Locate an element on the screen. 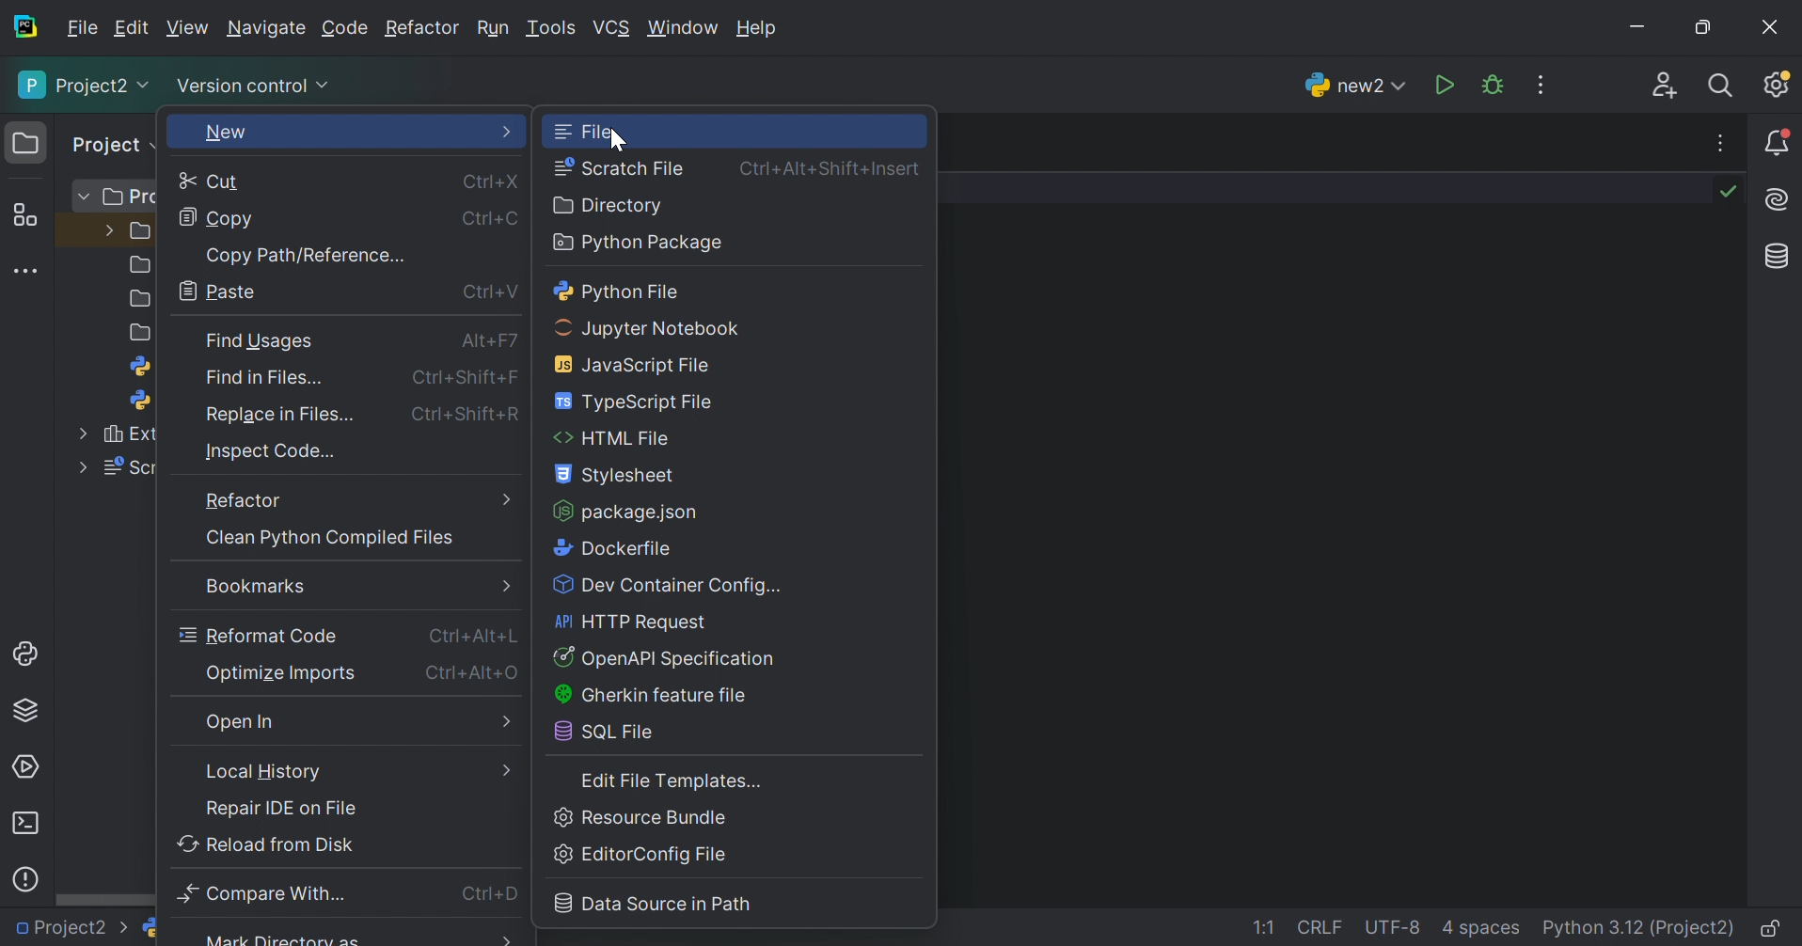  Scratch file is located at coordinates (620, 166).